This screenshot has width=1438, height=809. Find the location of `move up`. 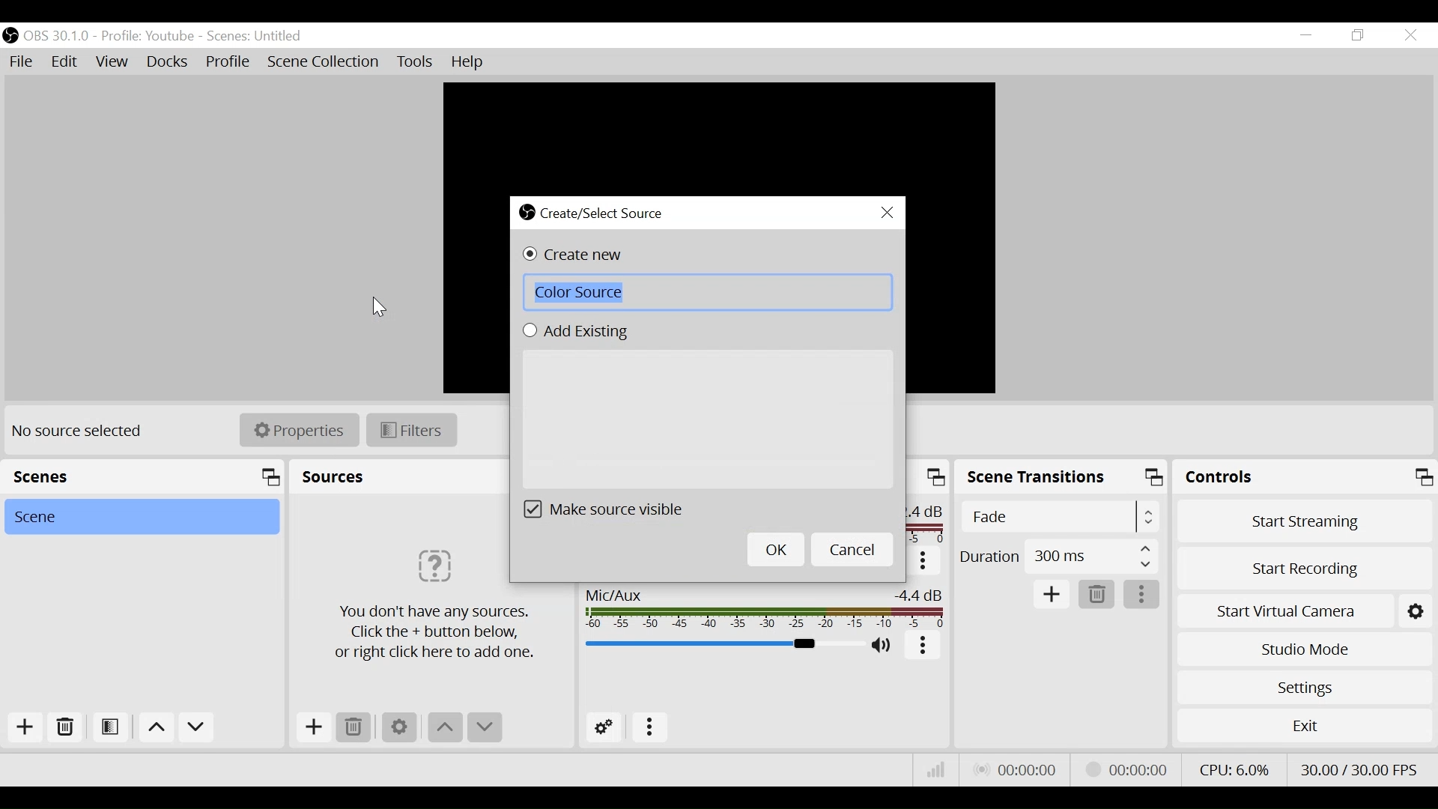

move up is located at coordinates (155, 727).